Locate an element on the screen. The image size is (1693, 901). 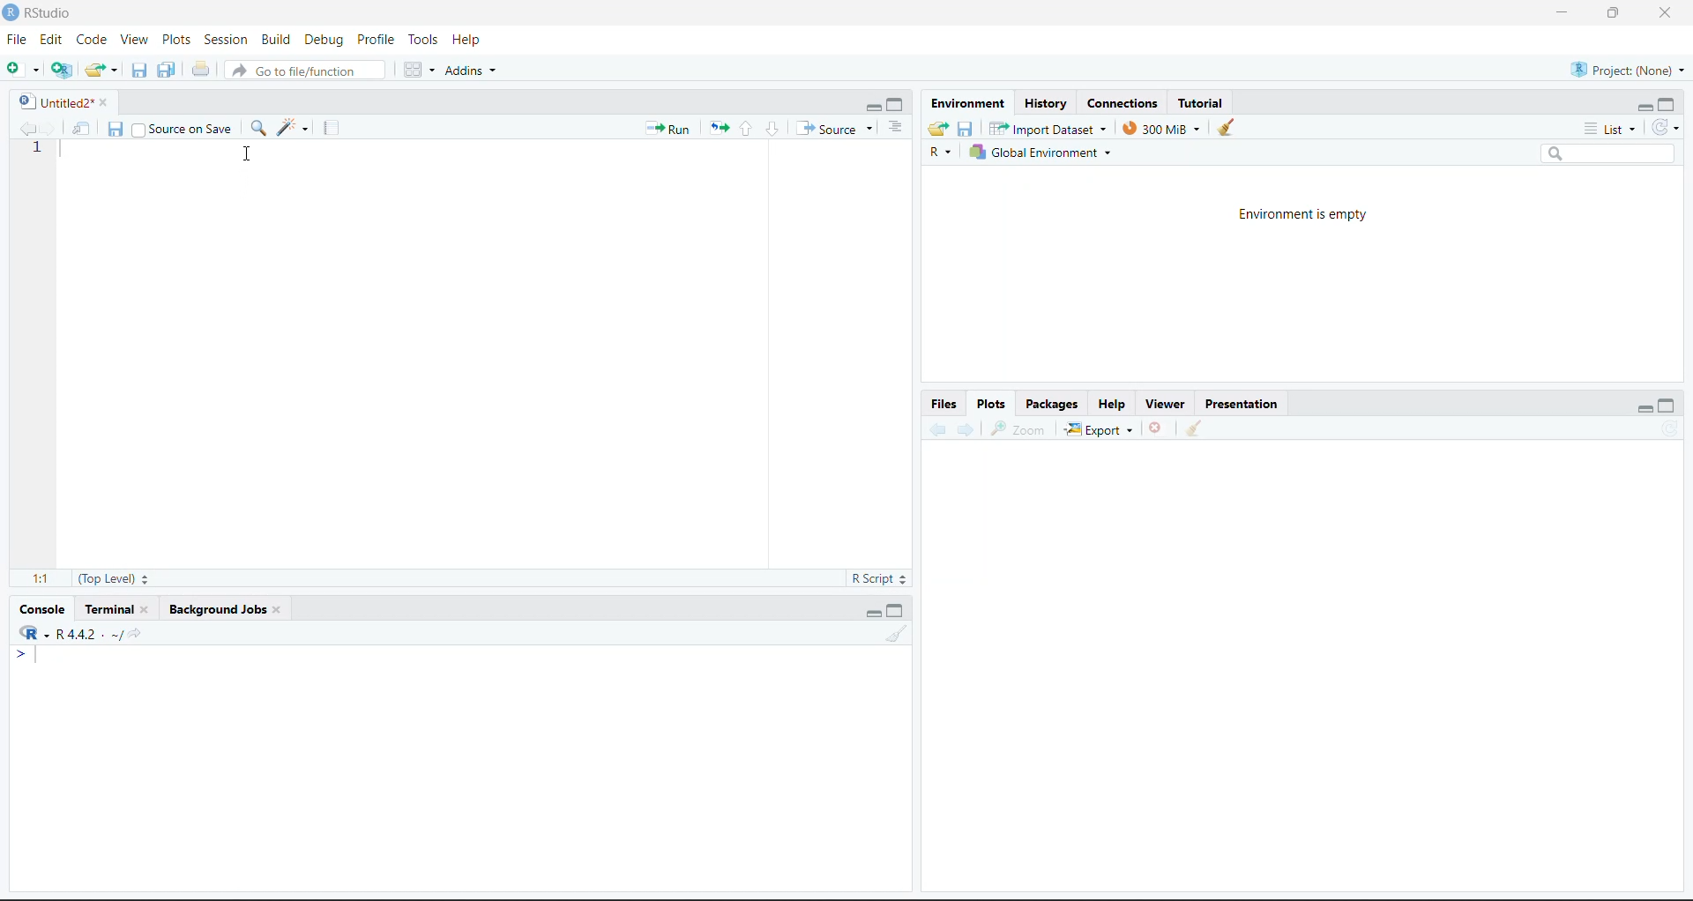
viewer  is located at coordinates (1167, 402).